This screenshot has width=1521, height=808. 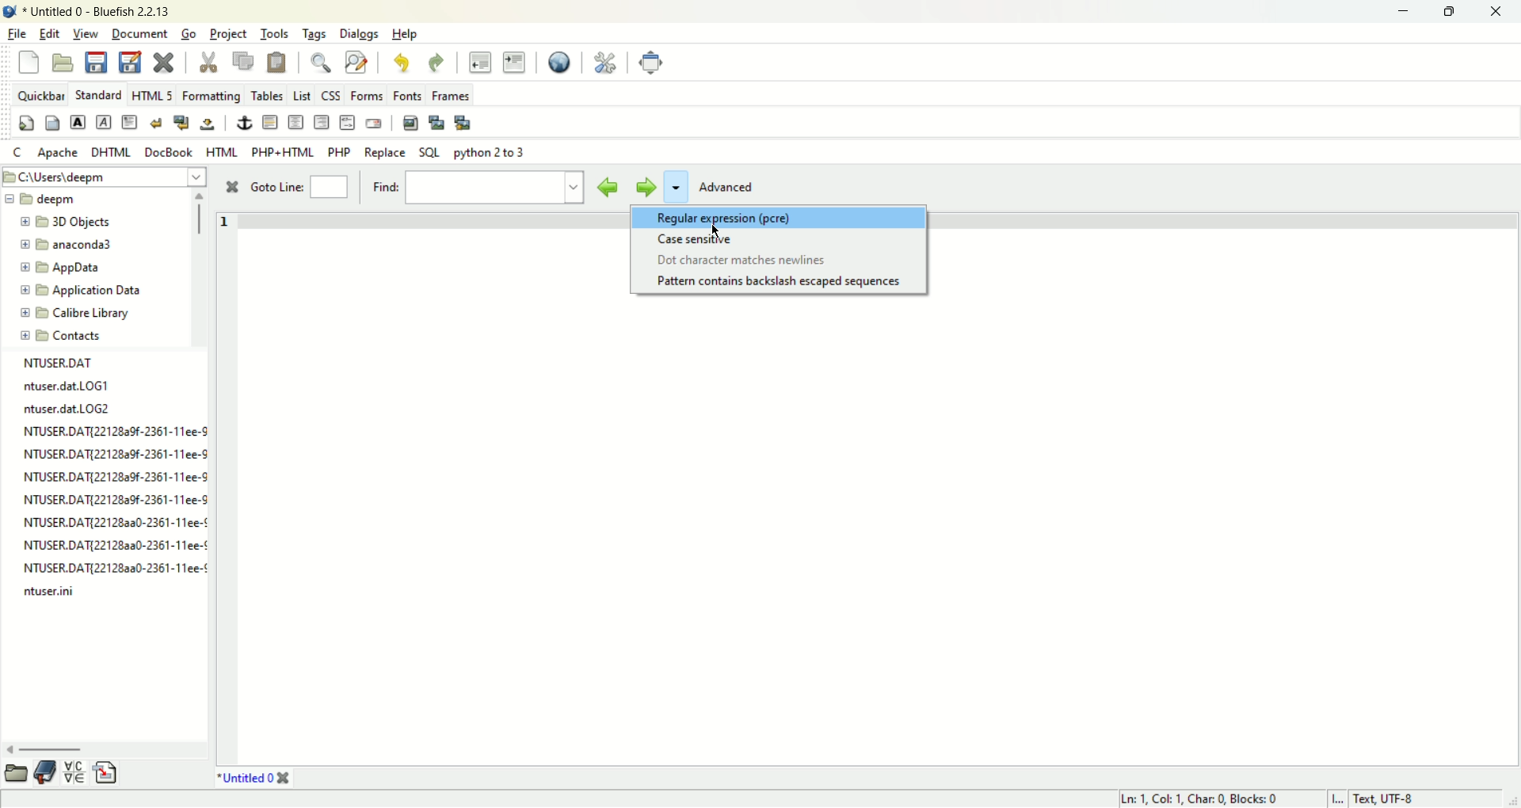 What do you see at coordinates (715, 231) in the screenshot?
I see `cursor` at bounding box center [715, 231].